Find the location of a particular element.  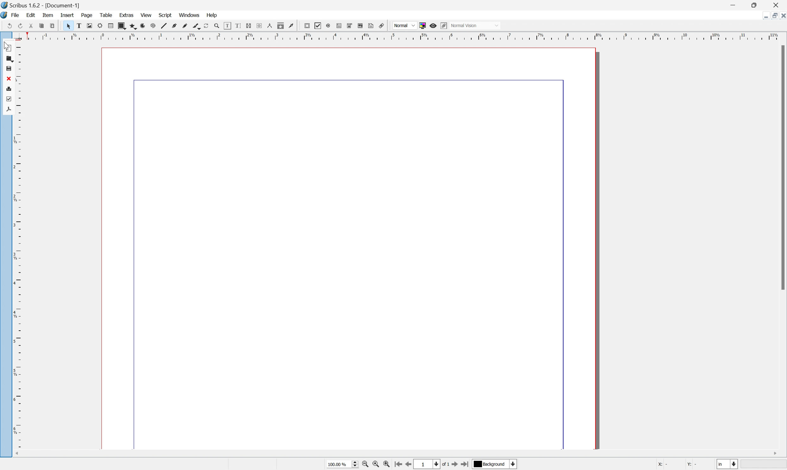

table is located at coordinates (185, 26).